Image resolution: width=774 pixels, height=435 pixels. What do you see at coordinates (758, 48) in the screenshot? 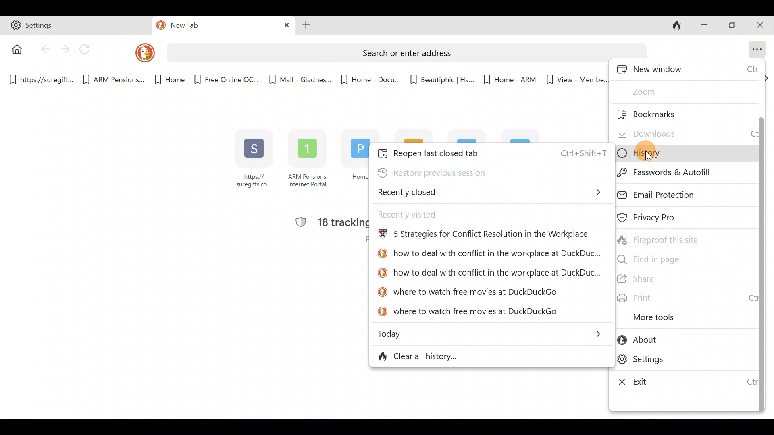
I see `Application menu` at bounding box center [758, 48].